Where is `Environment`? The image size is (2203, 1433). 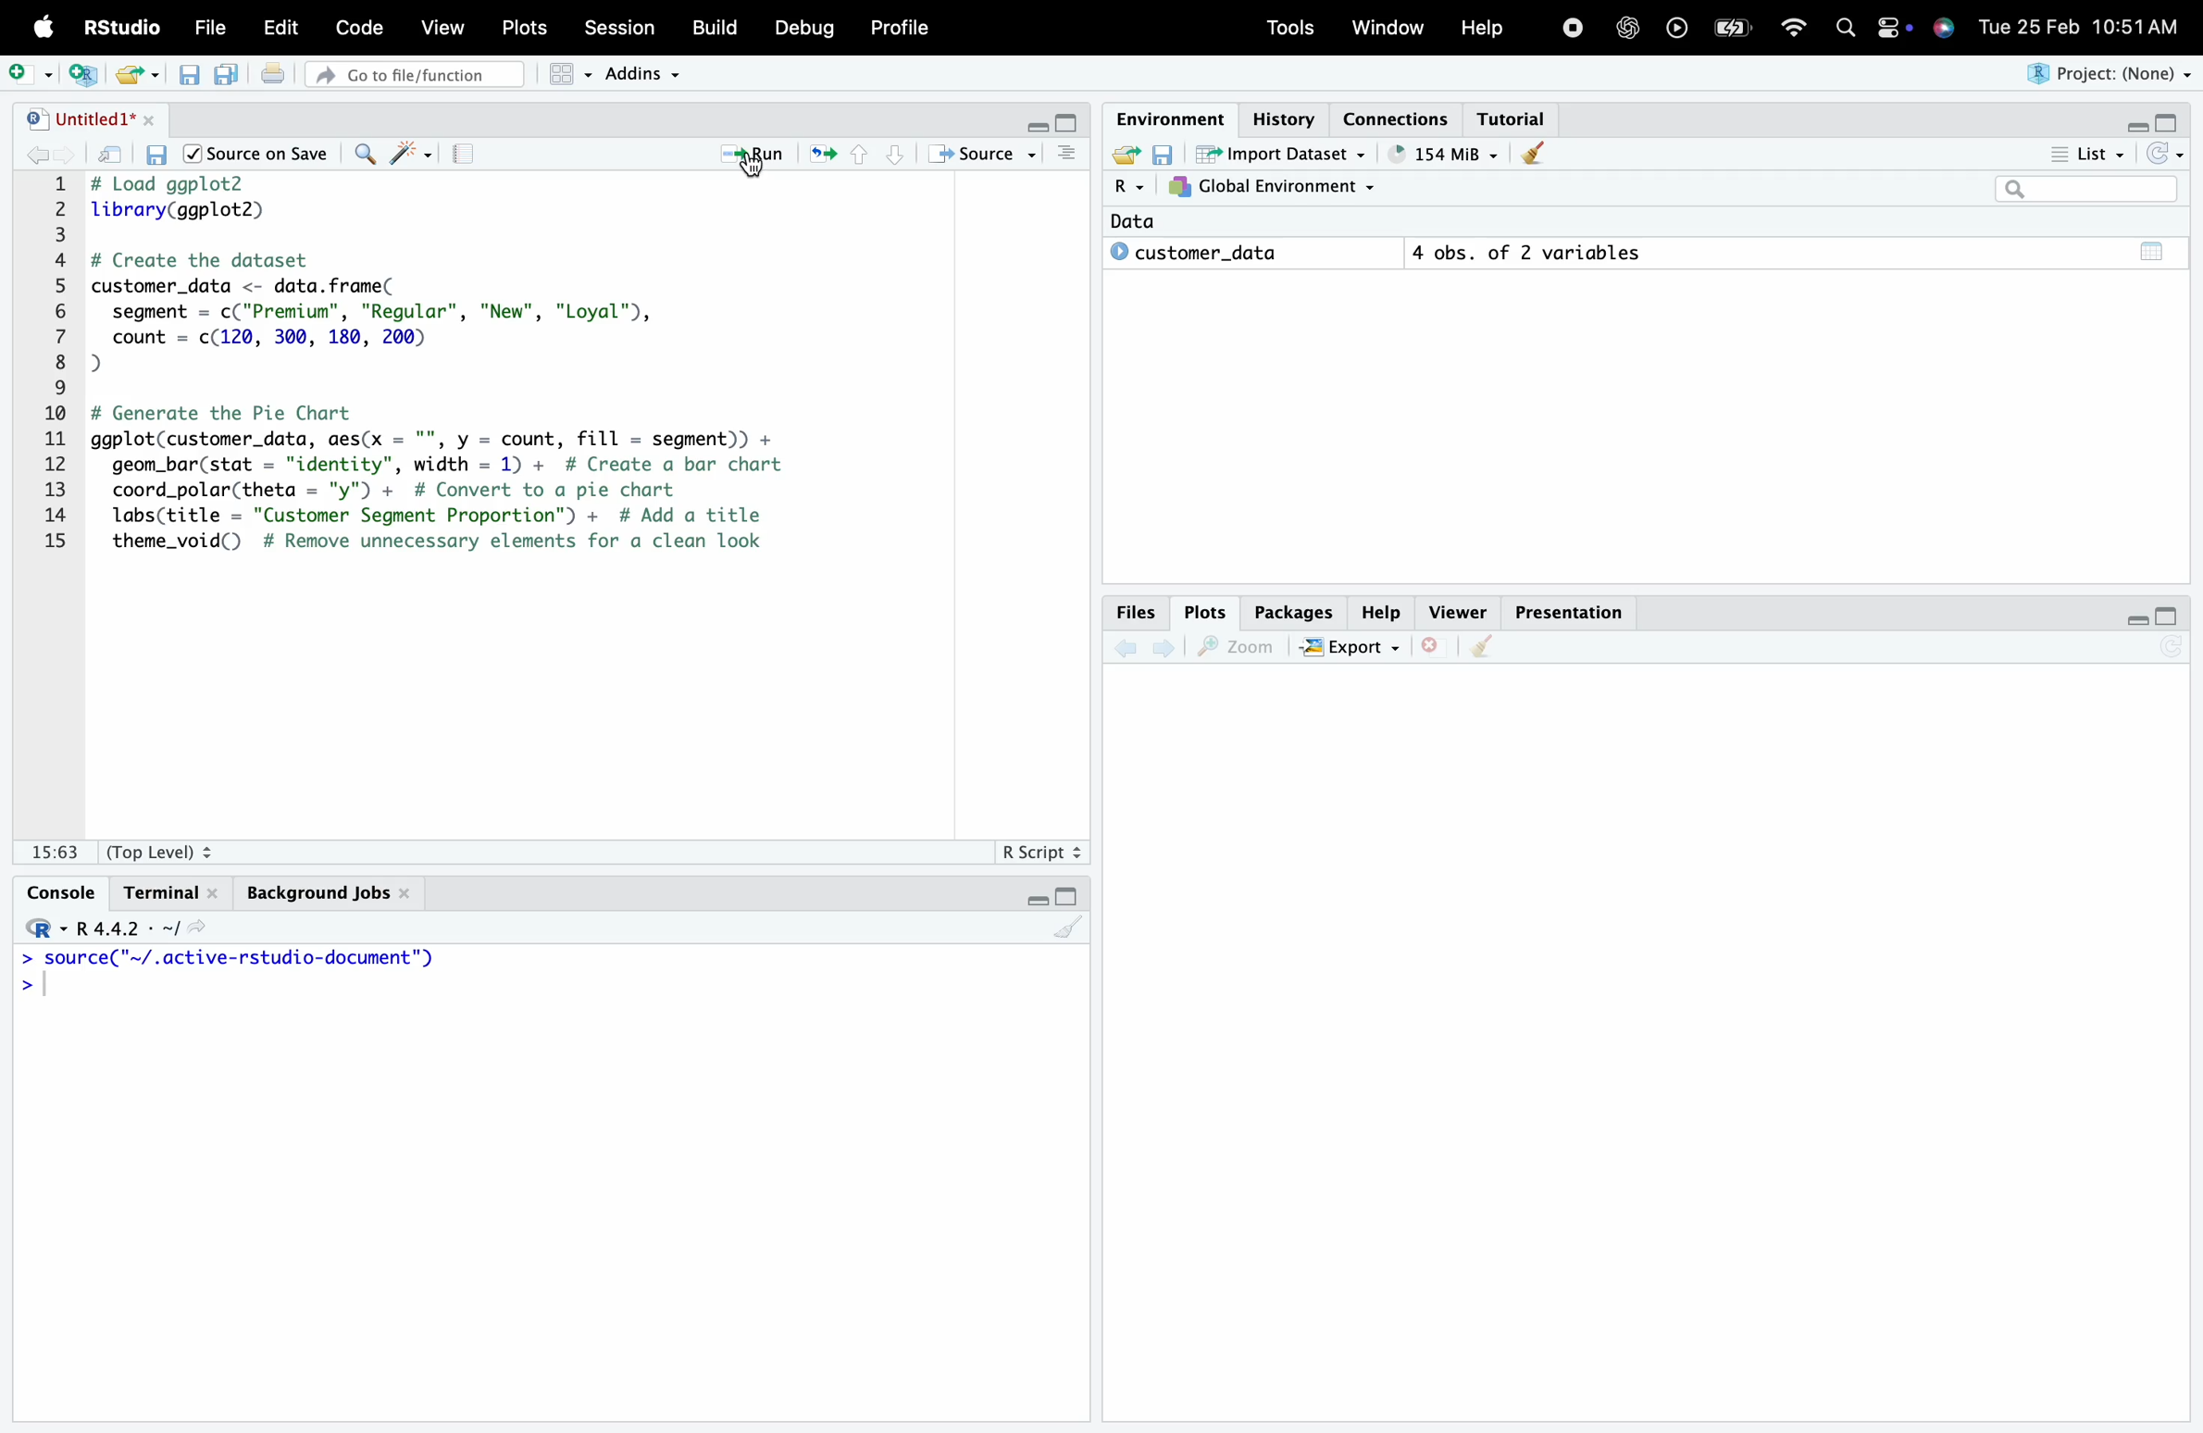
Environment is located at coordinates (1165, 116).